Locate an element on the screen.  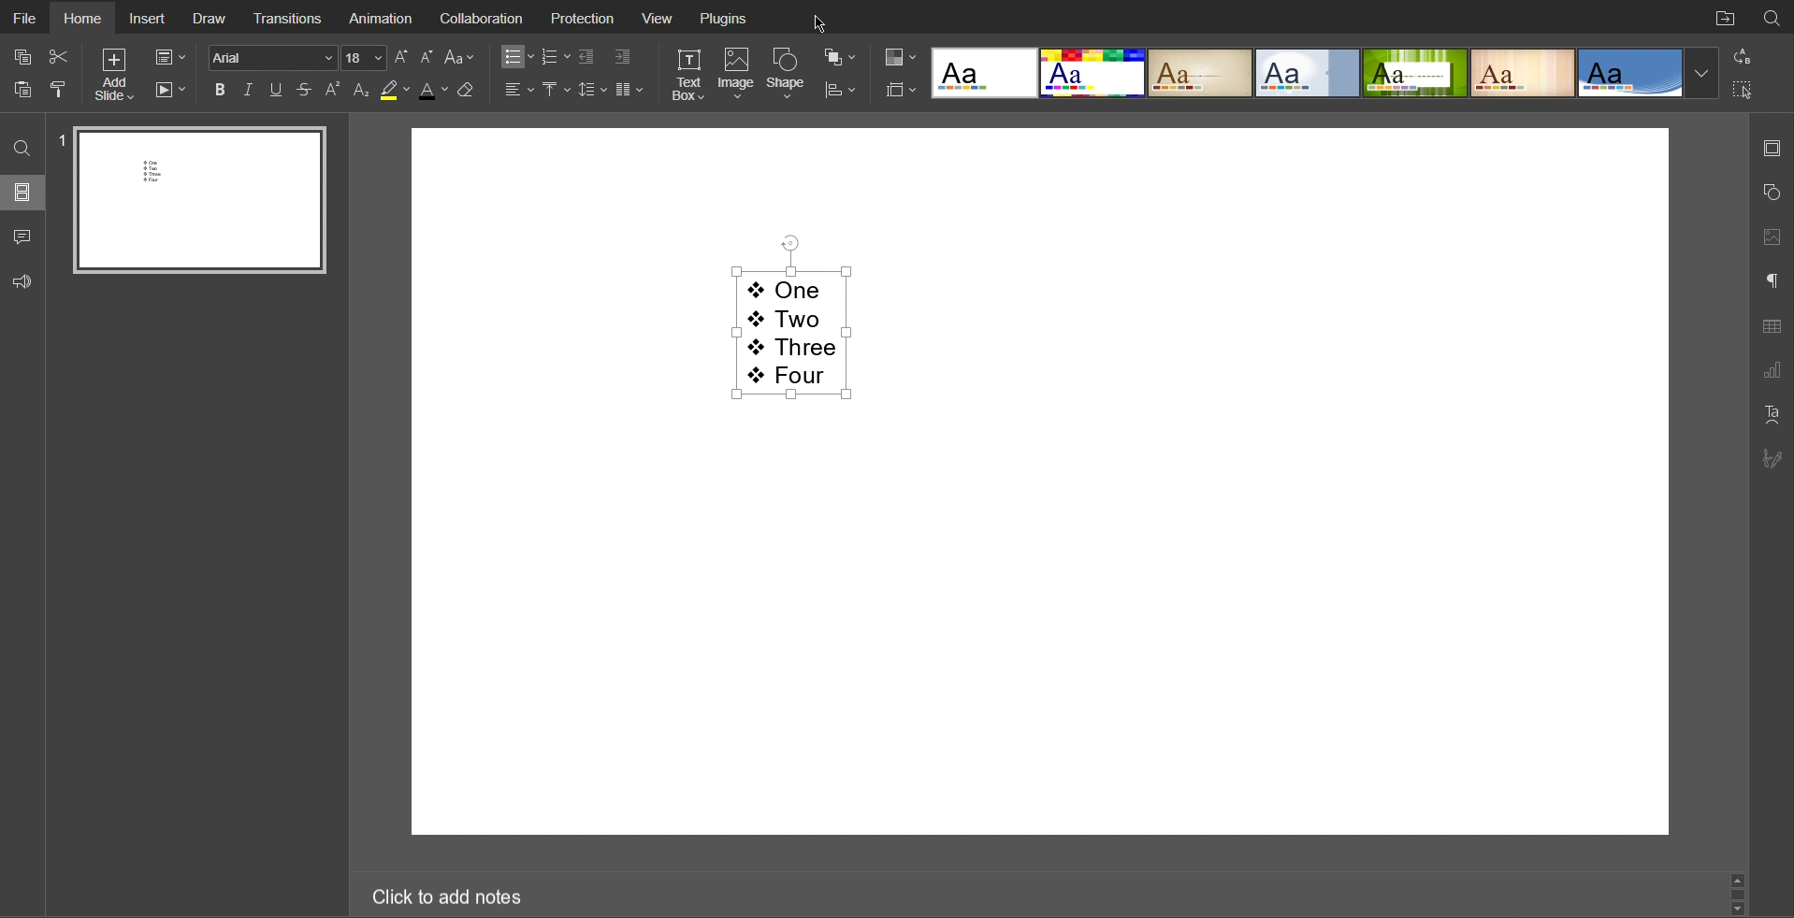
Line Spacing is located at coordinates (592, 89).